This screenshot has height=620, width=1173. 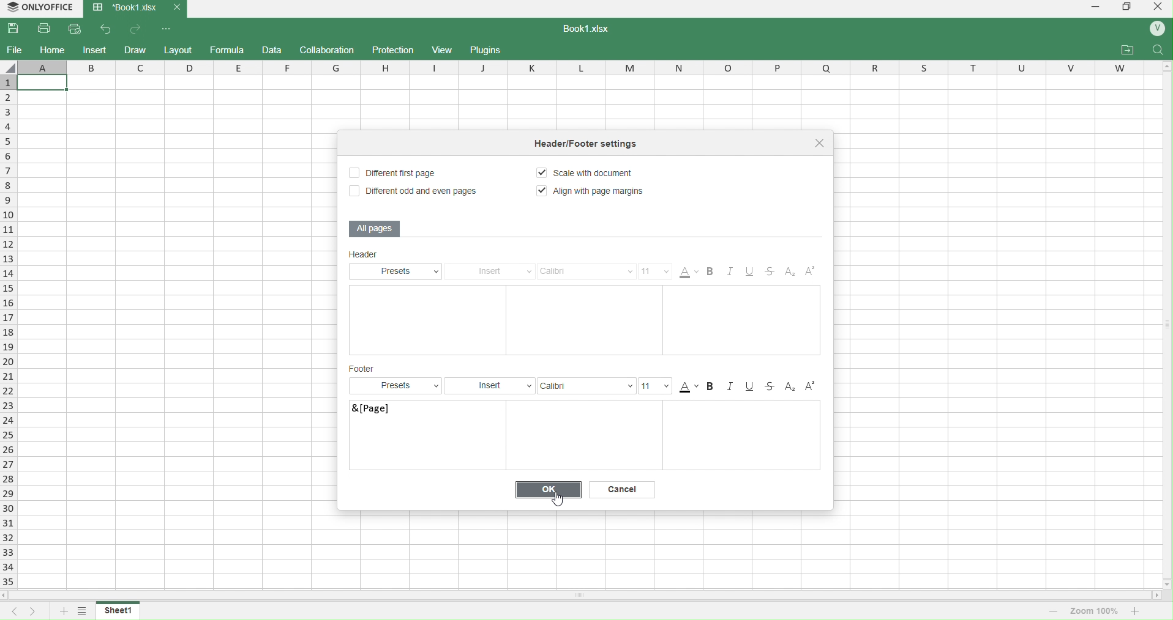 What do you see at coordinates (773, 273) in the screenshot?
I see `Strikethrough` at bounding box center [773, 273].